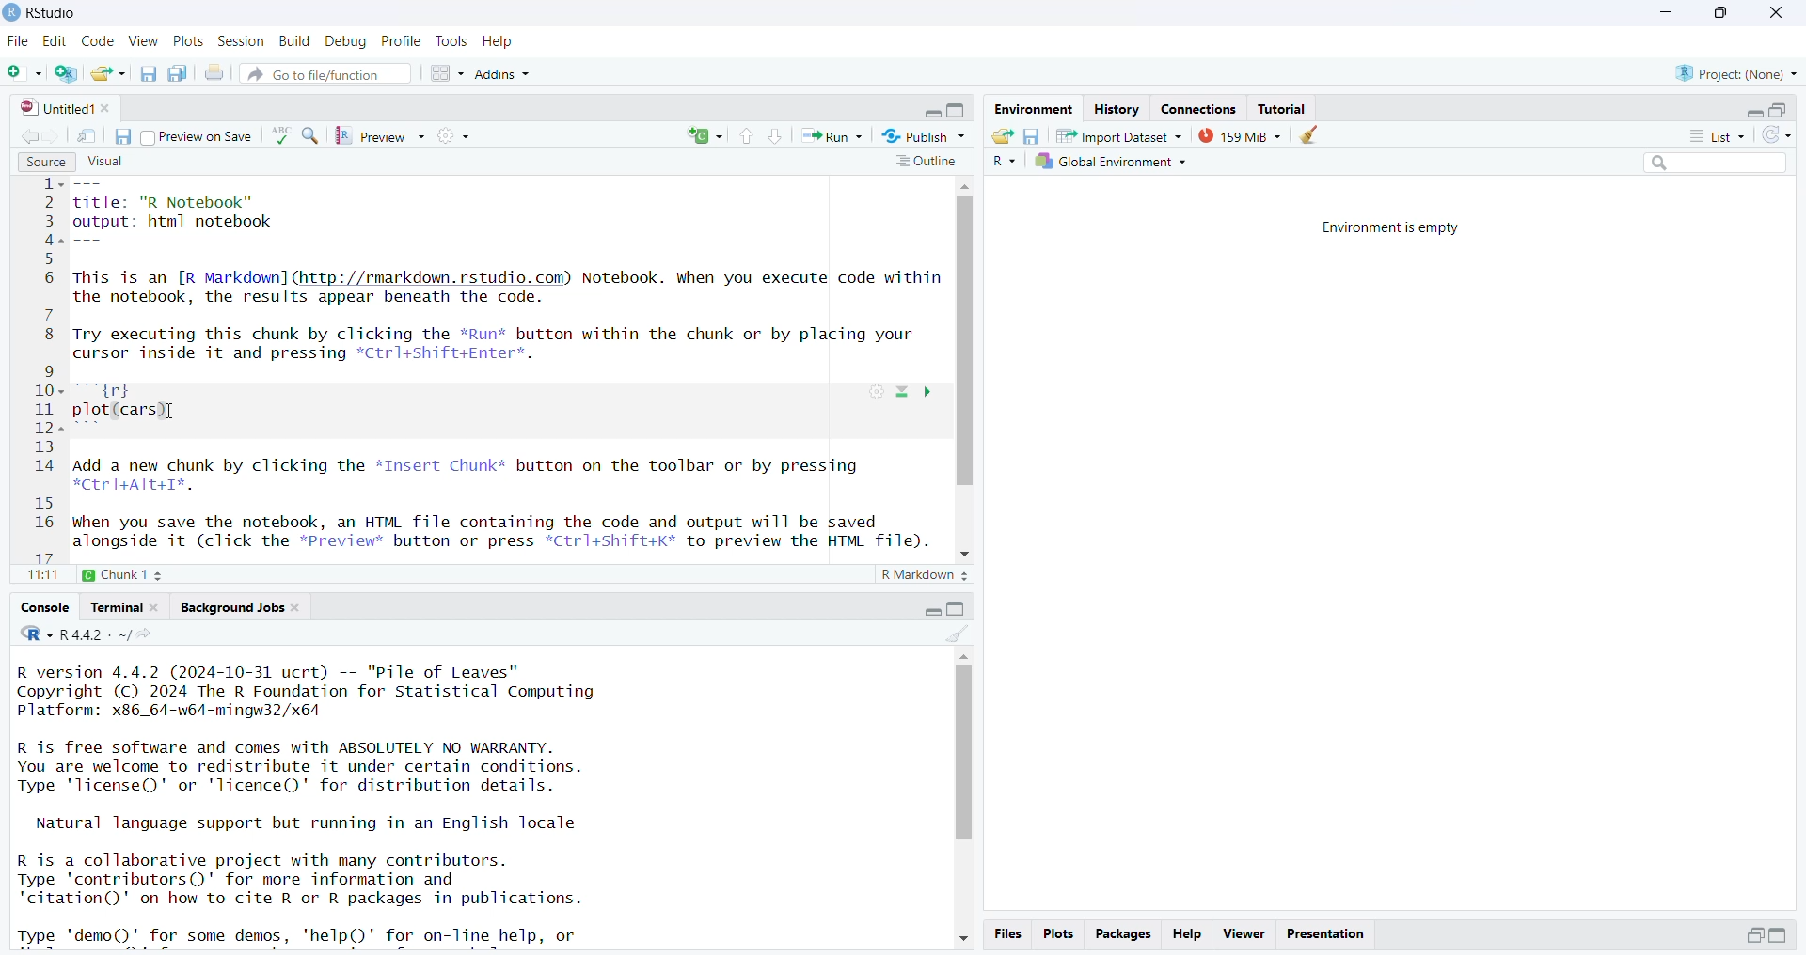 This screenshot has width=1806, height=955. I want to click on workspace panes, so click(448, 73).